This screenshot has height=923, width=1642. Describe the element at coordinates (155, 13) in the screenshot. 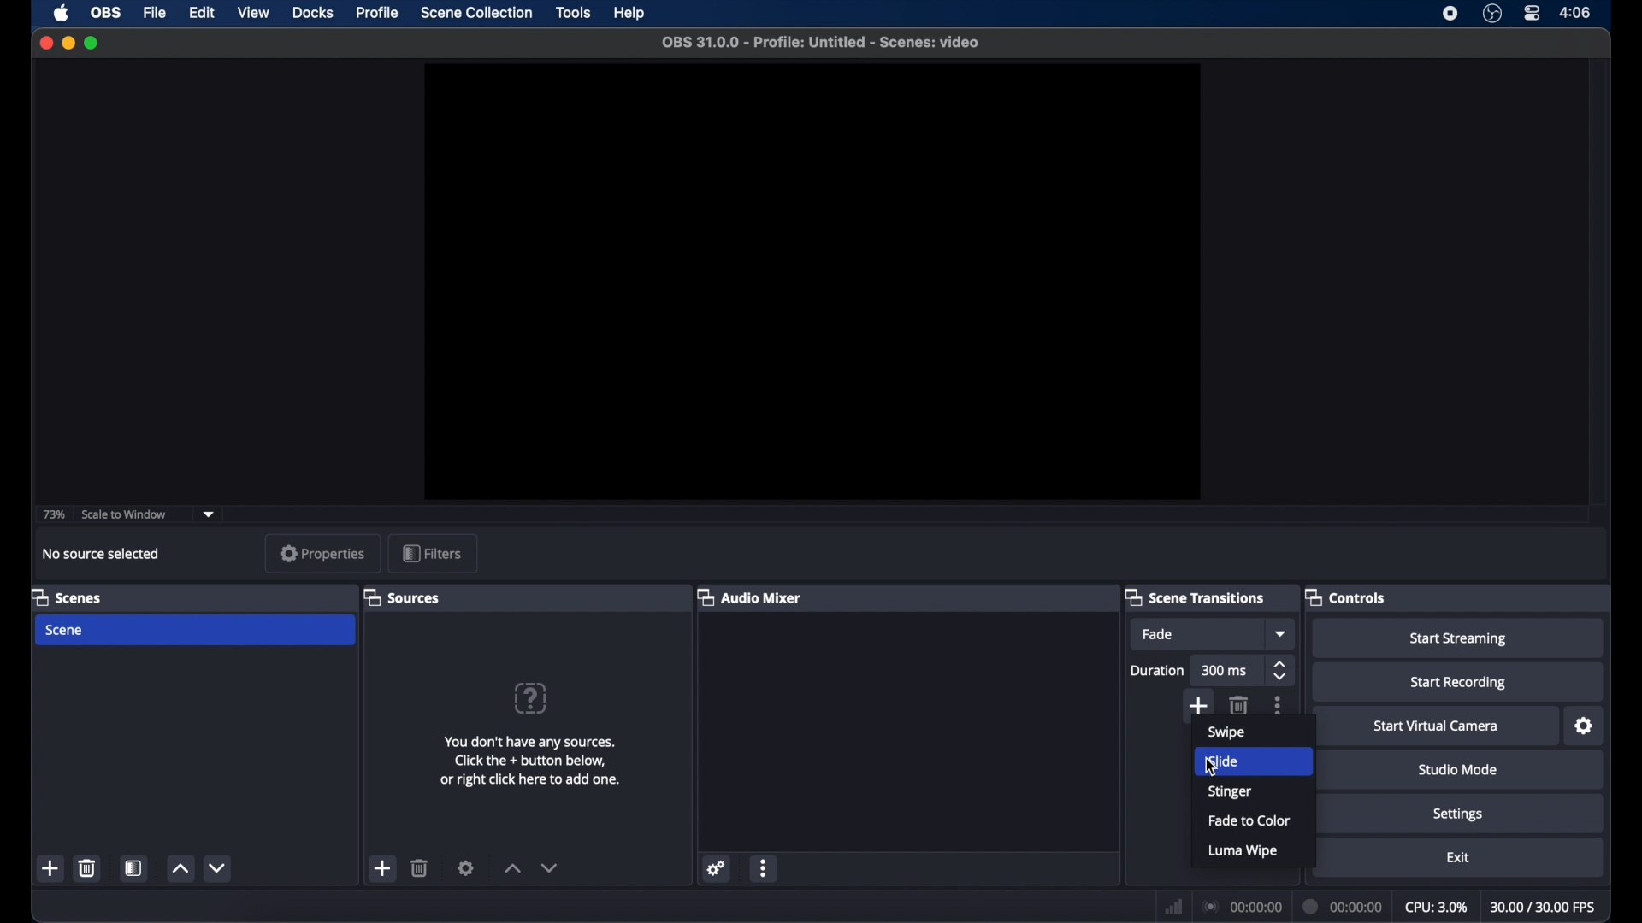

I see `file` at that location.